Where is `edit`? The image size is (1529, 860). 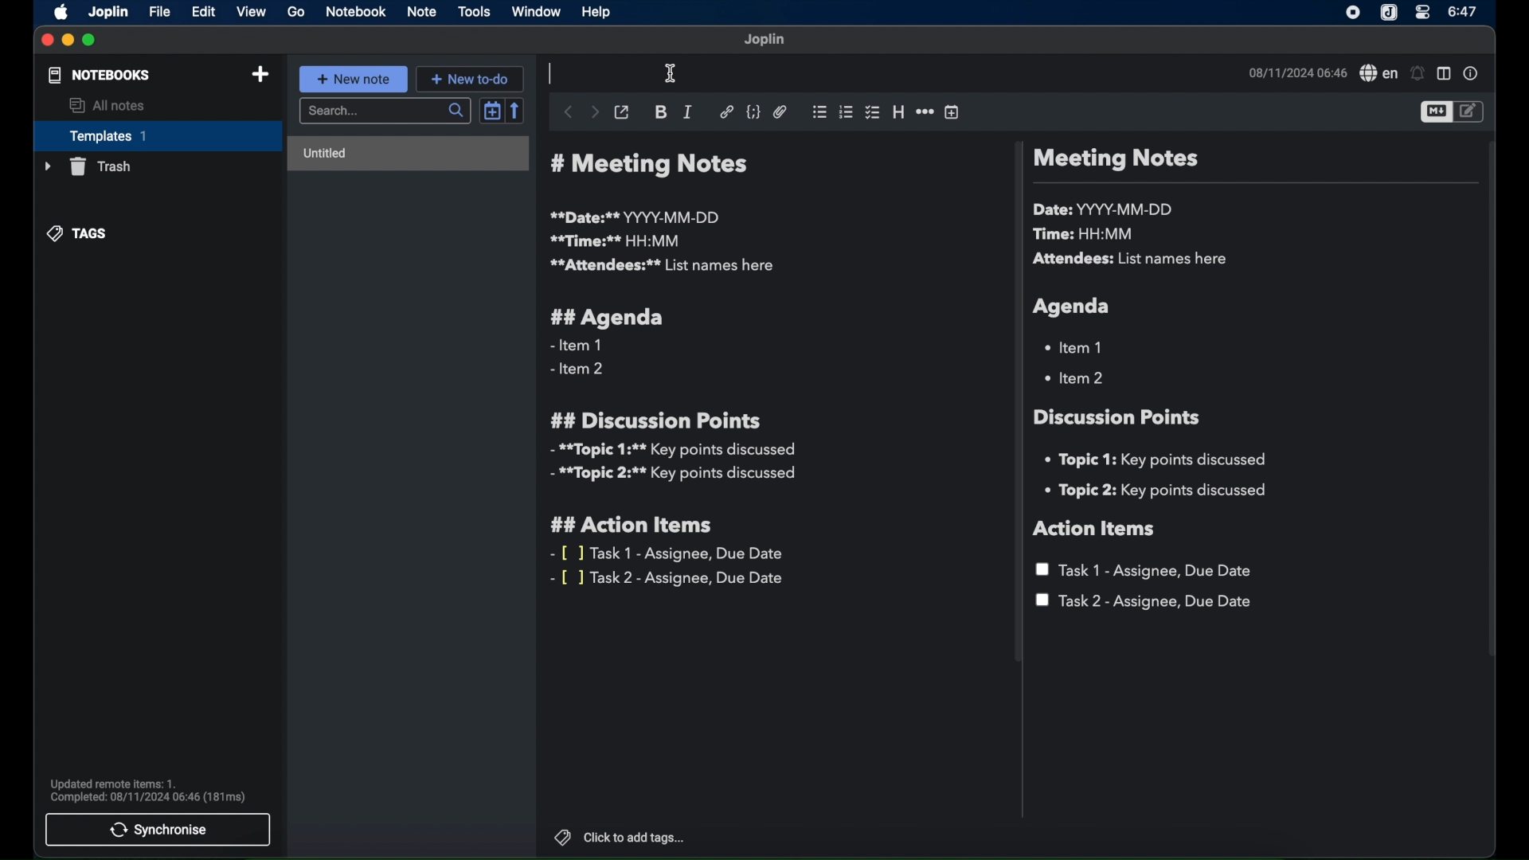 edit is located at coordinates (203, 11).